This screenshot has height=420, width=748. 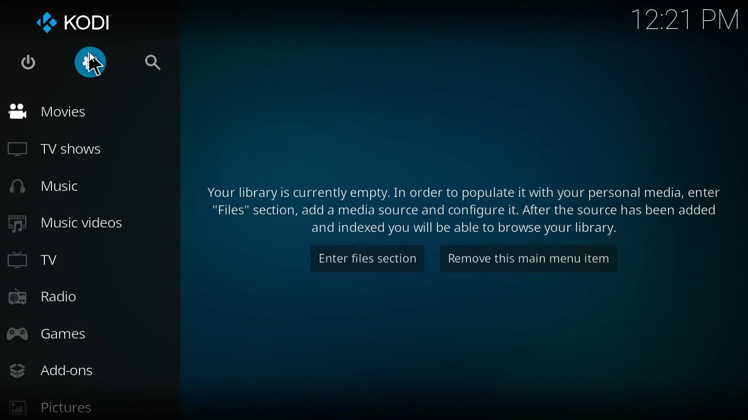 I want to click on search, so click(x=155, y=65).